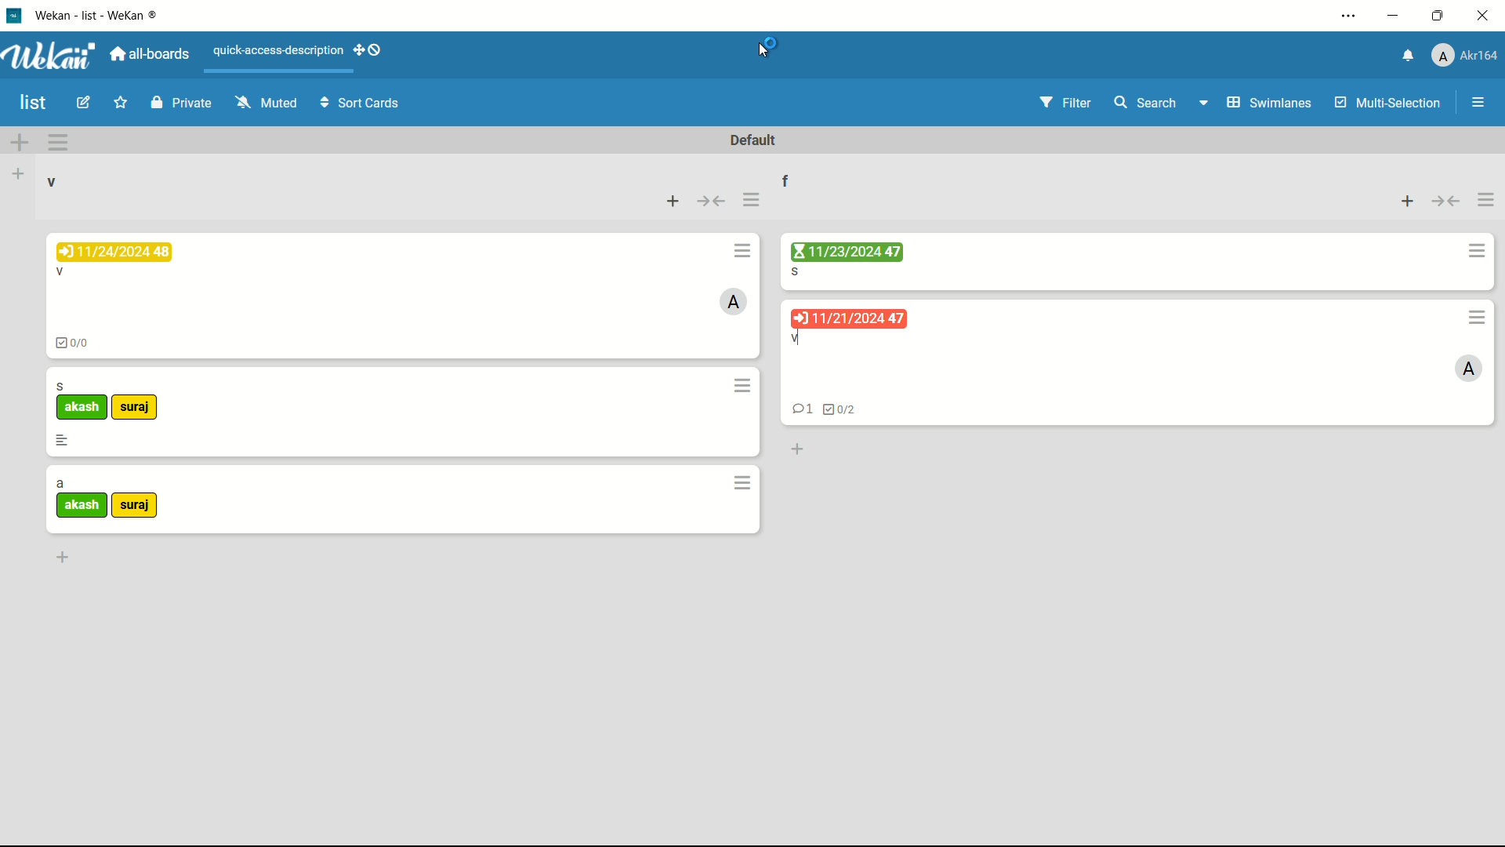  Describe the element at coordinates (714, 202) in the screenshot. I see `collapse` at that location.